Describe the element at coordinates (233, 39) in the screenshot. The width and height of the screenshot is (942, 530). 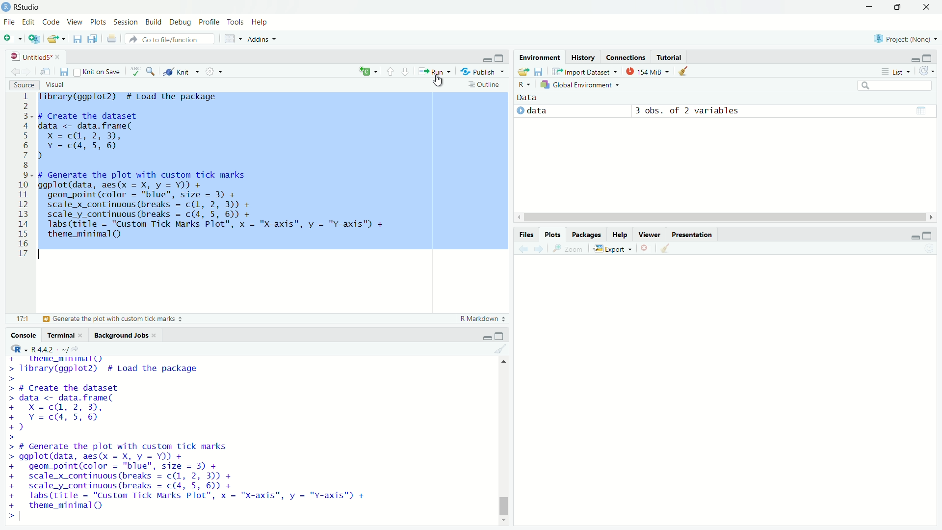
I see `workspace panes` at that location.